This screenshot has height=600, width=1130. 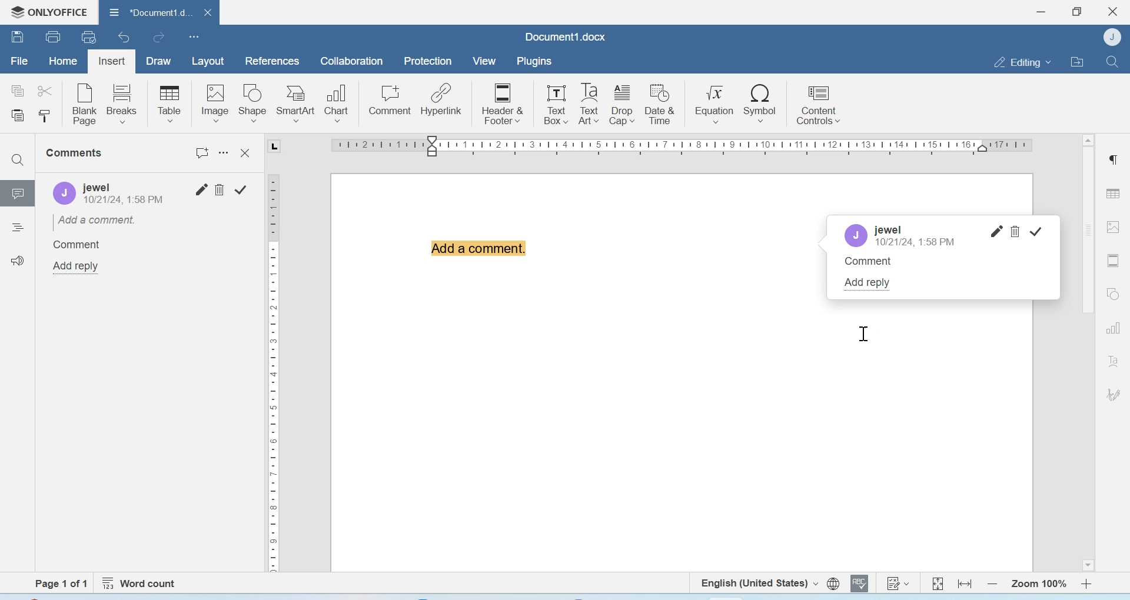 I want to click on Content controls, so click(x=817, y=103).